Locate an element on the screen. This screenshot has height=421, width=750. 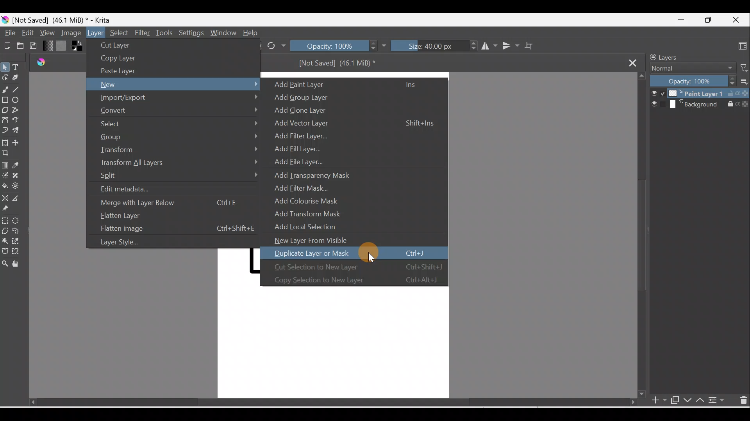
Add local selection is located at coordinates (313, 226).